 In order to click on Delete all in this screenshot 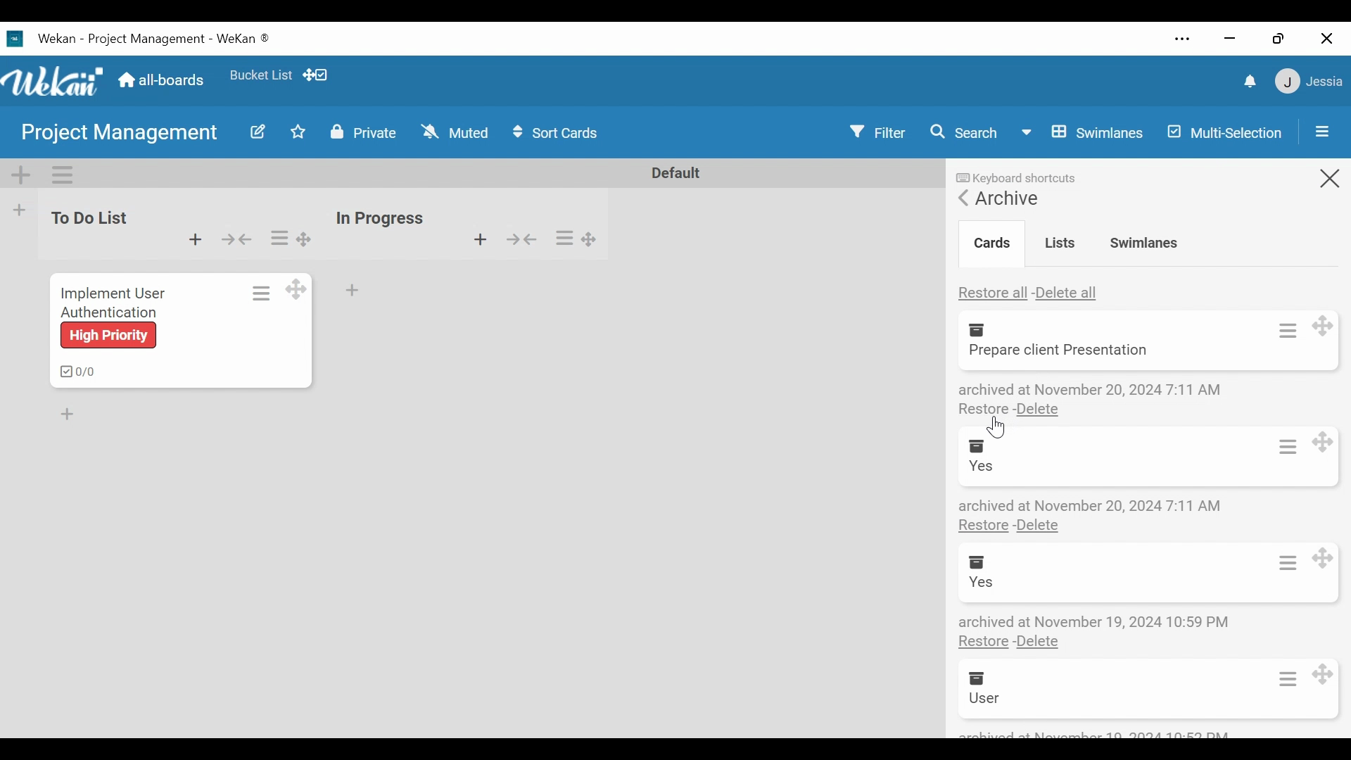, I will do `click(1070, 291)`.